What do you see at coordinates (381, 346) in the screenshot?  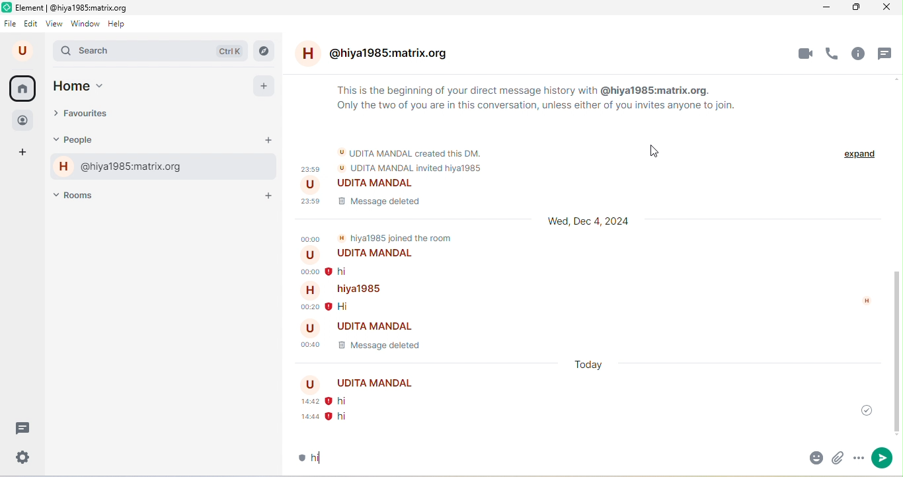 I see `message deleted` at bounding box center [381, 346].